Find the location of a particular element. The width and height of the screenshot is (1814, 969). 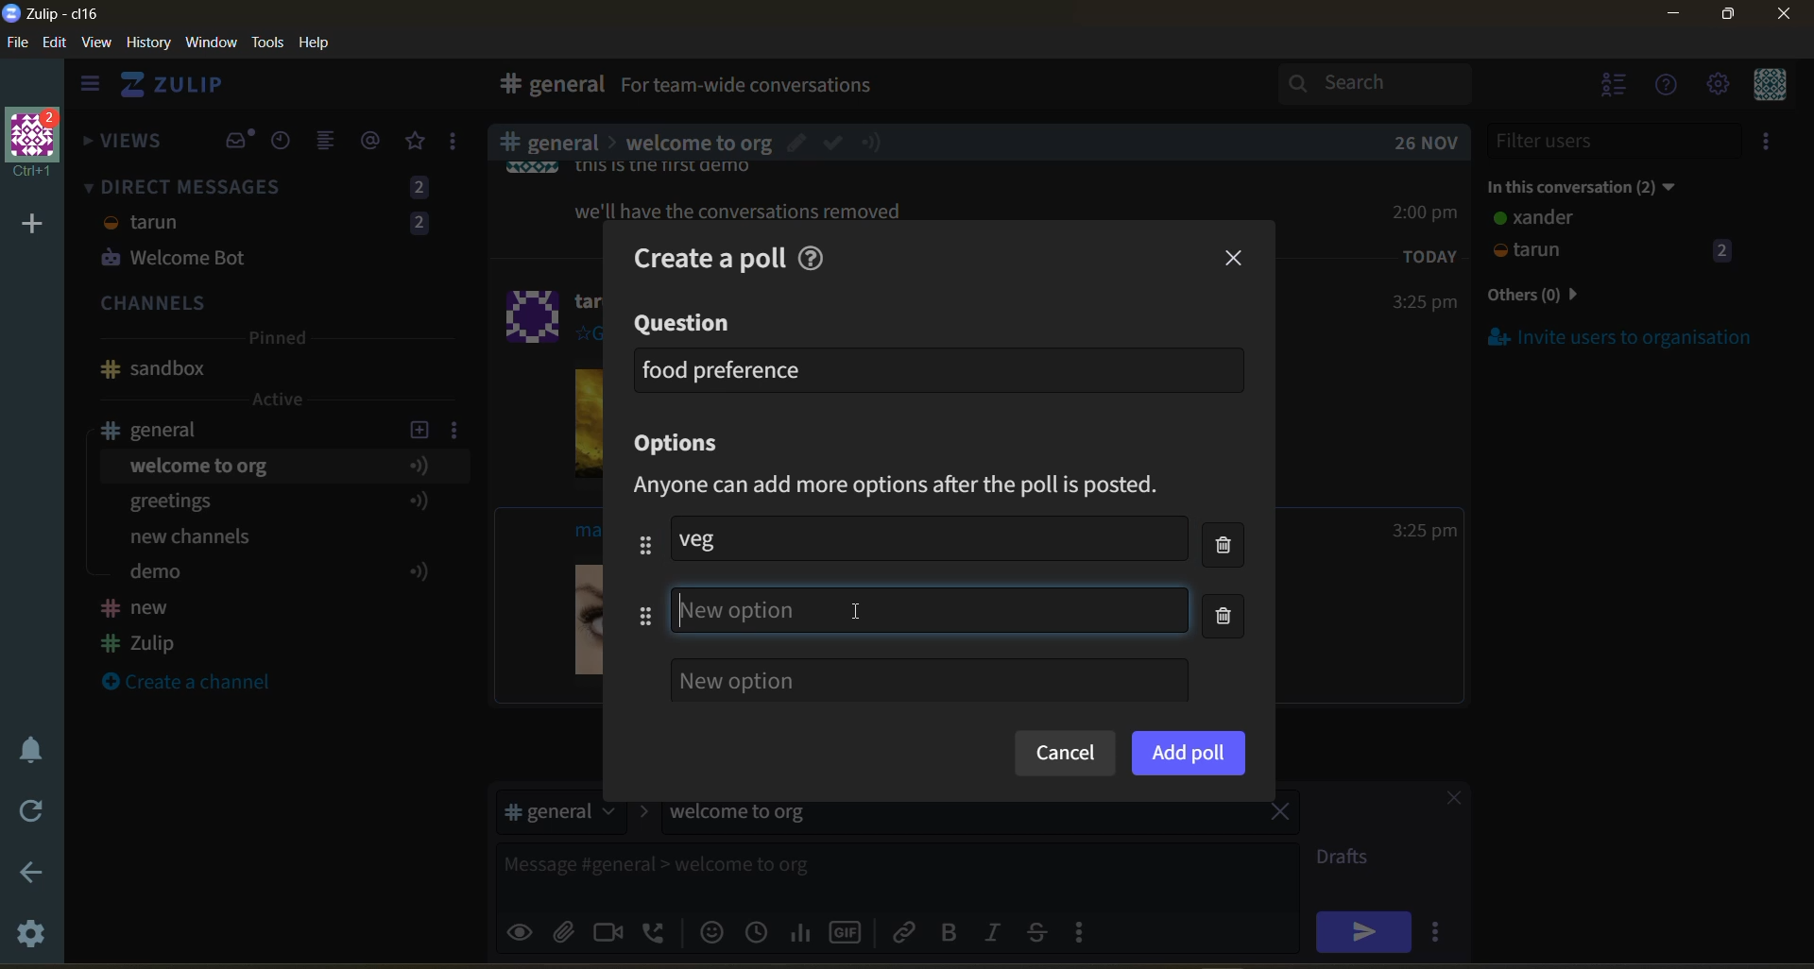

3:25 pm is located at coordinates (1423, 303).